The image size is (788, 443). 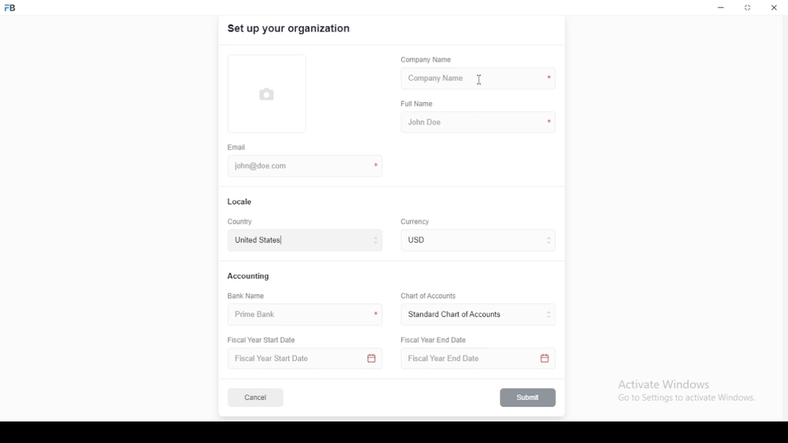 What do you see at coordinates (416, 222) in the screenshot?
I see `Currency` at bounding box center [416, 222].